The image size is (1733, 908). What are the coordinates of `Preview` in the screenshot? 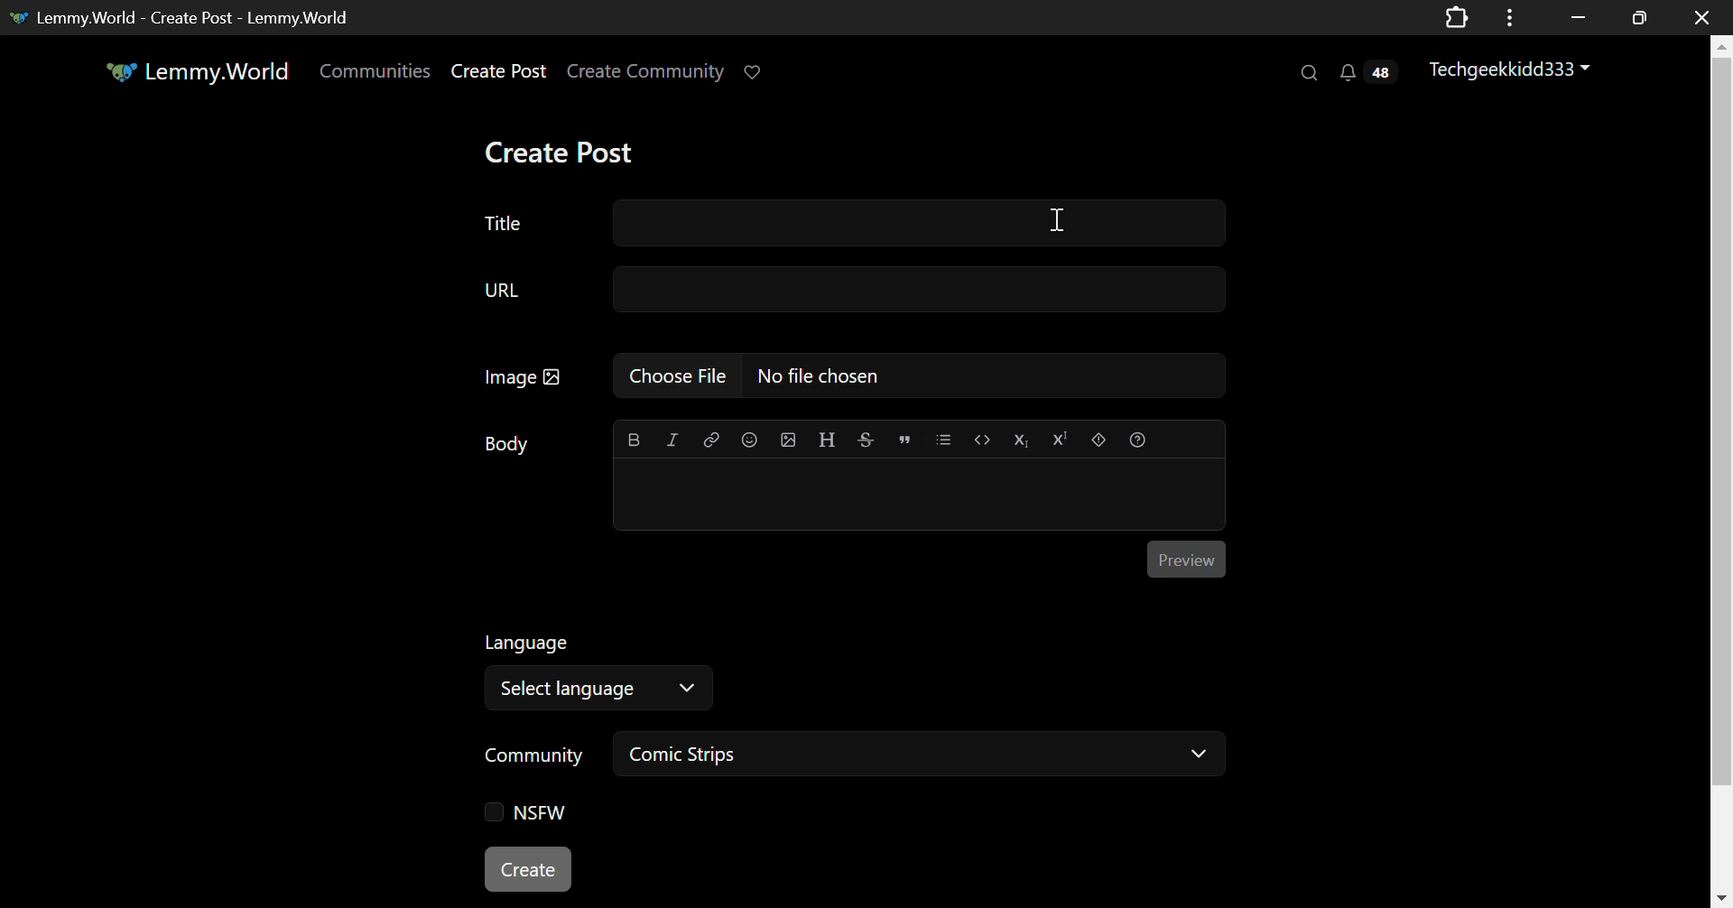 It's located at (1187, 559).